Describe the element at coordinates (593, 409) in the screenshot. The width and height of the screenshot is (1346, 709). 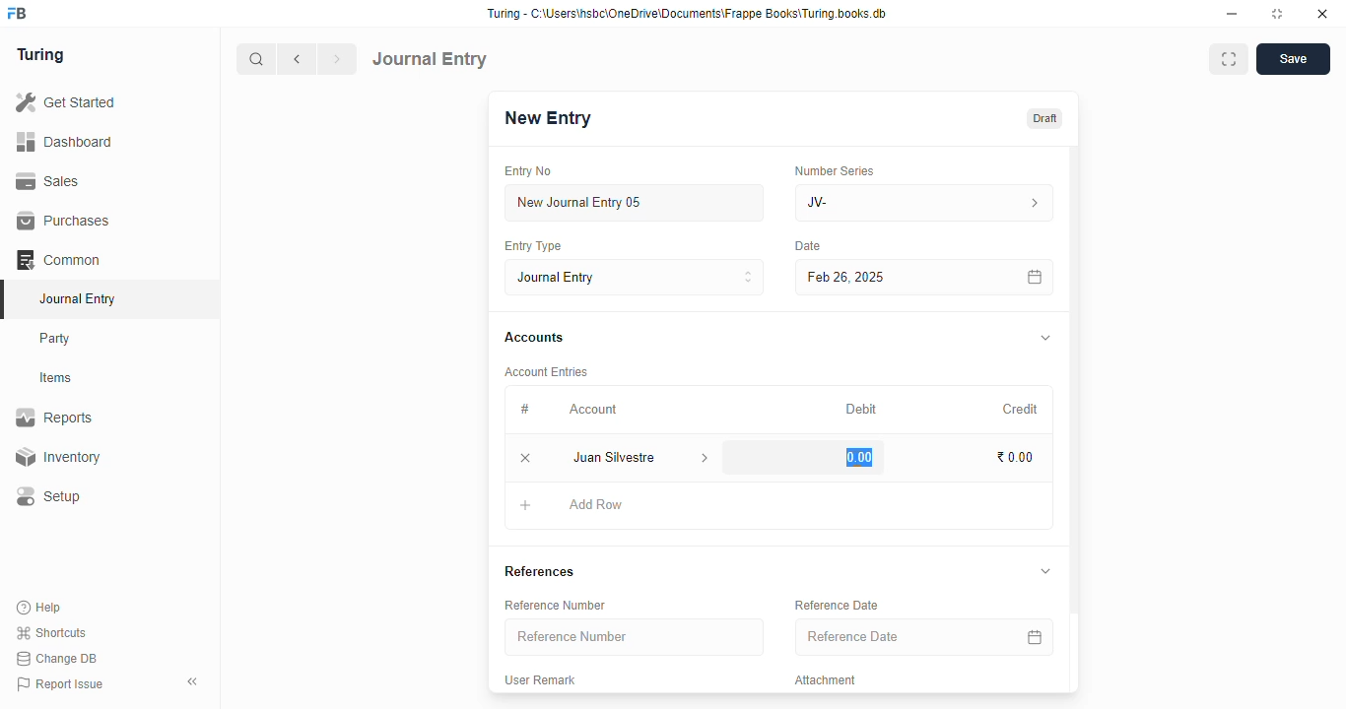
I see `account` at that location.